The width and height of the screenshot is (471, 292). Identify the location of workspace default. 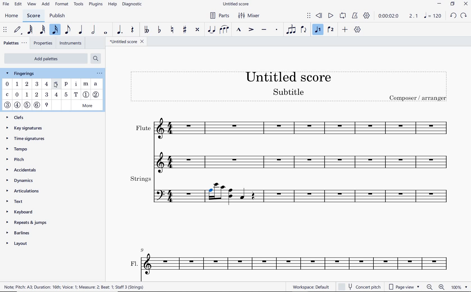
(311, 287).